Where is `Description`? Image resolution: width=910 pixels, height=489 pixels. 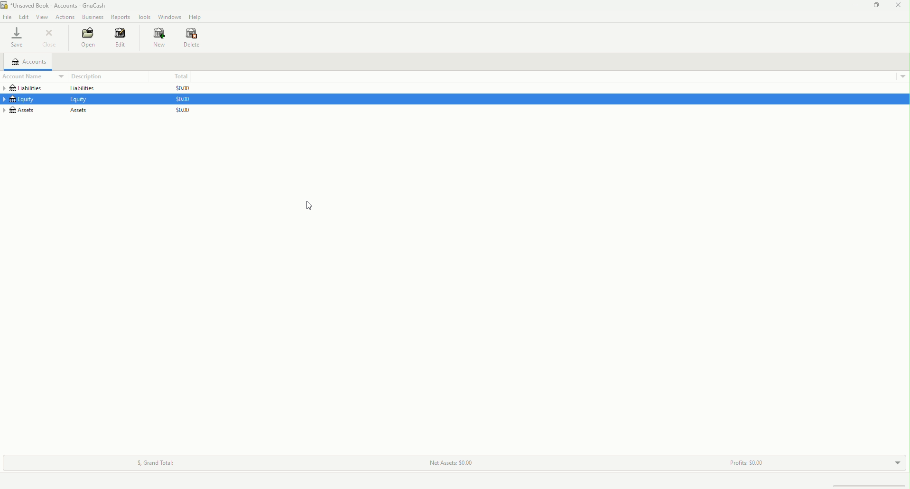
Description is located at coordinates (85, 76).